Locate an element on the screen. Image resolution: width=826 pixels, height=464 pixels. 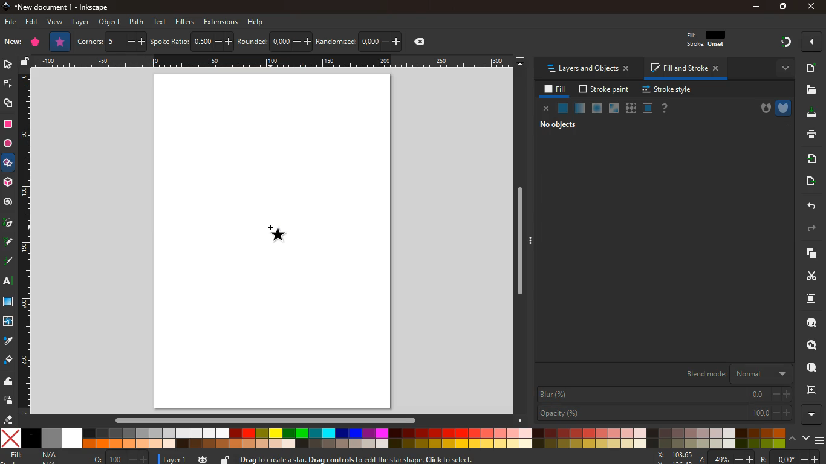
twist is located at coordinates (9, 322).